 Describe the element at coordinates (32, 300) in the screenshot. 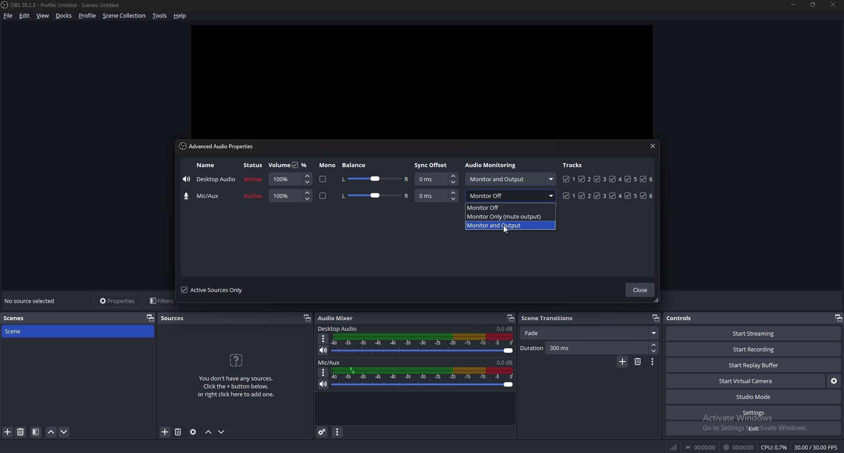

I see `no source selected` at that location.